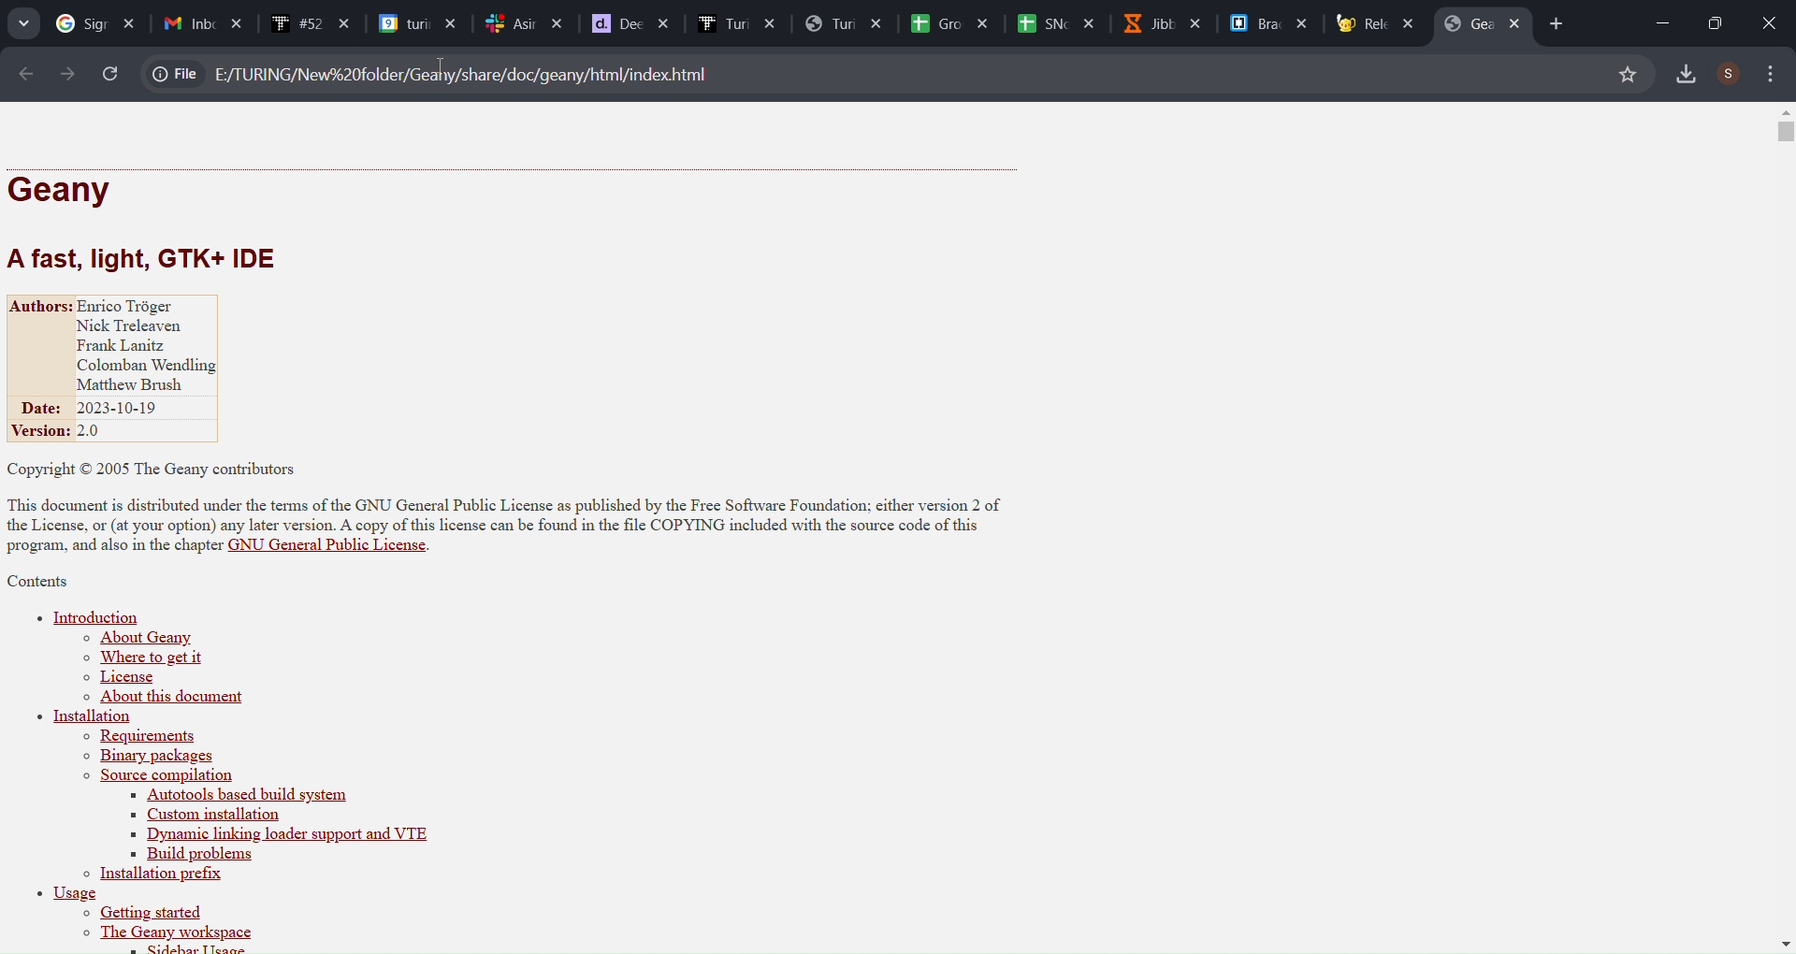  What do you see at coordinates (470, 72) in the screenshot?
I see `link` at bounding box center [470, 72].